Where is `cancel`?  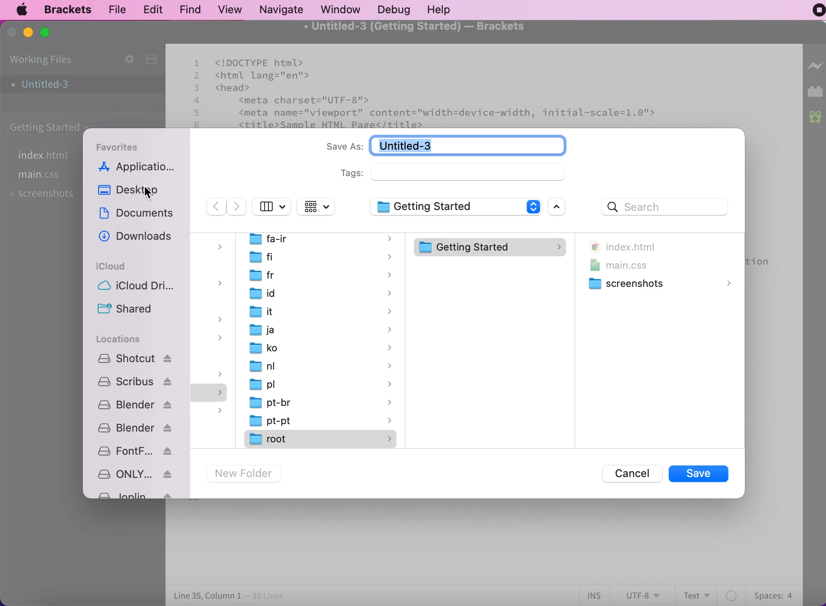
cancel is located at coordinates (631, 474).